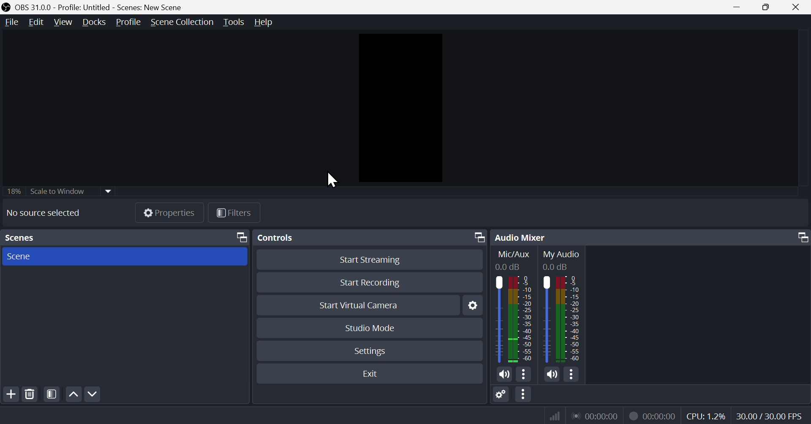 The height and width of the screenshot is (424, 811). Describe the element at coordinates (524, 396) in the screenshot. I see `More option` at that location.